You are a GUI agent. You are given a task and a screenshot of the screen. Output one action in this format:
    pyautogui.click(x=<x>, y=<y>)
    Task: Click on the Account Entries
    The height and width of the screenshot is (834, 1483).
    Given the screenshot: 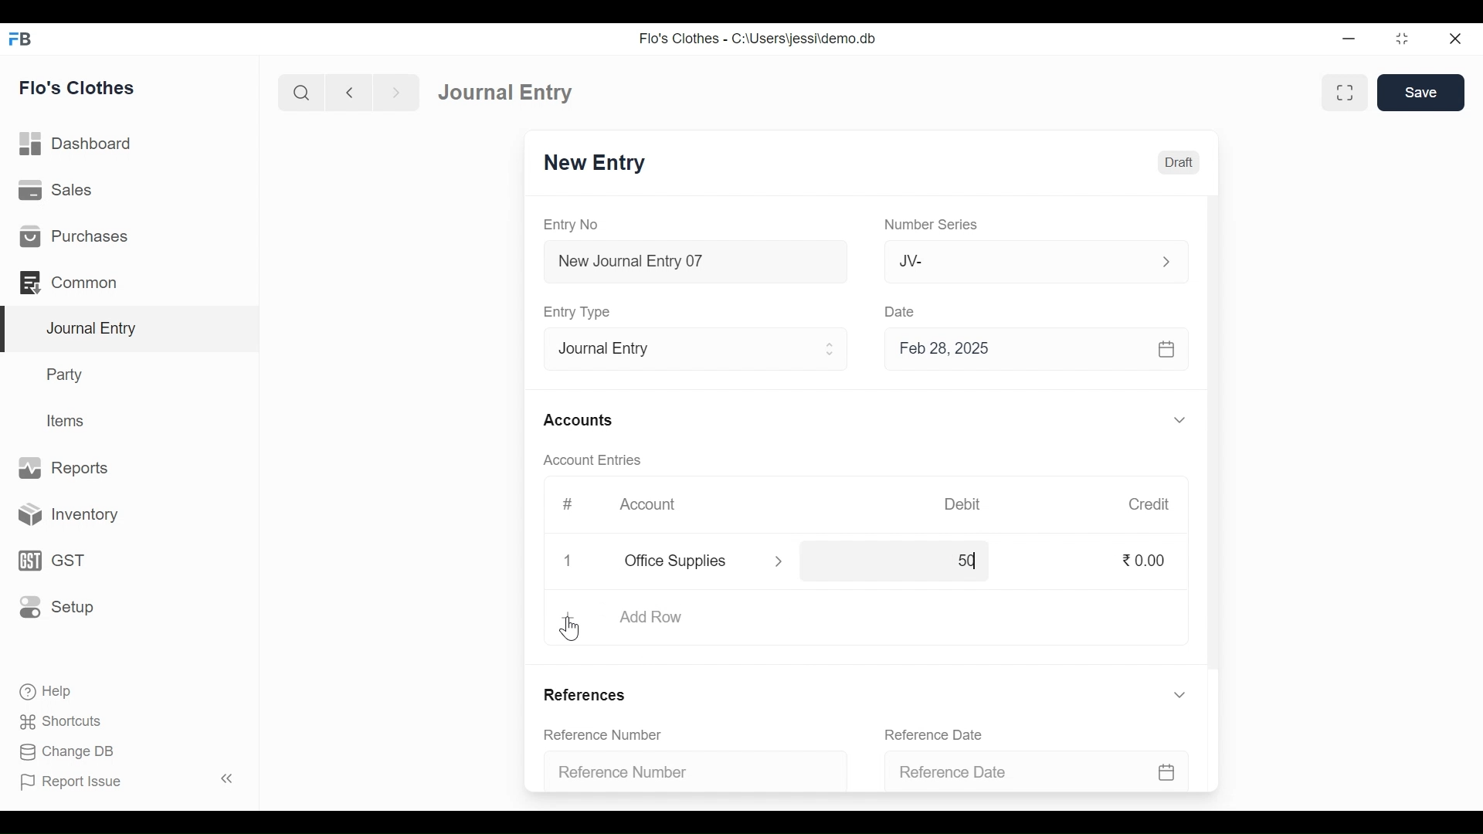 What is the action you would take?
    pyautogui.click(x=592, y=459)
    